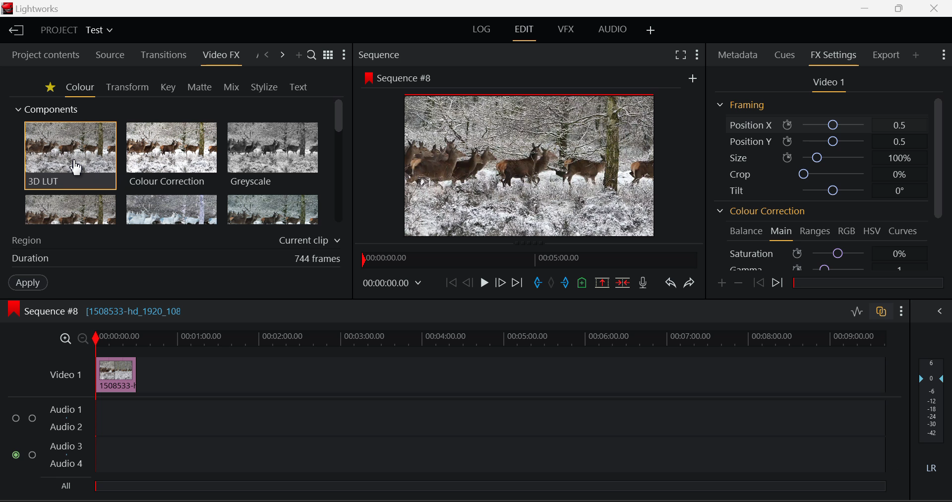  I want to click on Mix, so click(232, 85).